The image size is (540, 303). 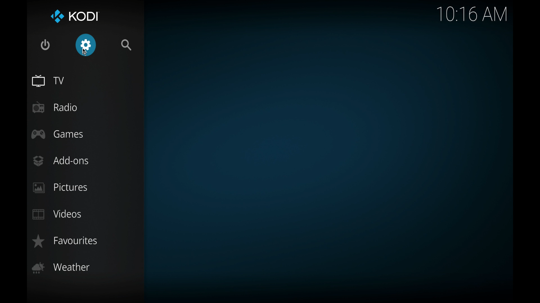 What do you see at coordinates (76, 16) in the screenshot?
I see `Kodi` at bounding box center [76, 16].